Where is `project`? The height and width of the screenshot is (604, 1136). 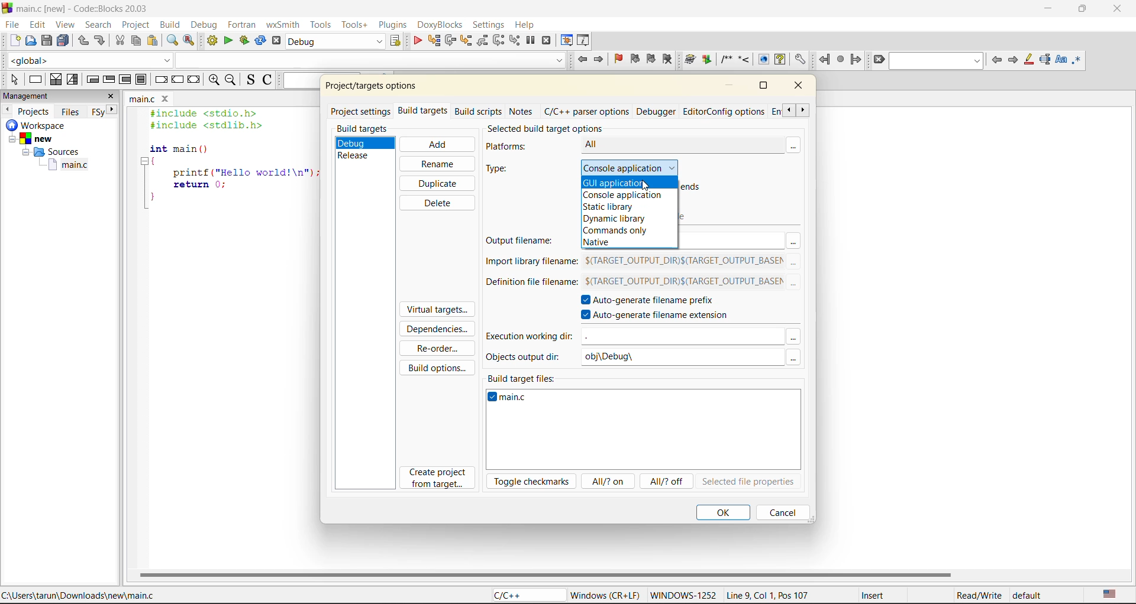
project is located at coordinates (137, 23).